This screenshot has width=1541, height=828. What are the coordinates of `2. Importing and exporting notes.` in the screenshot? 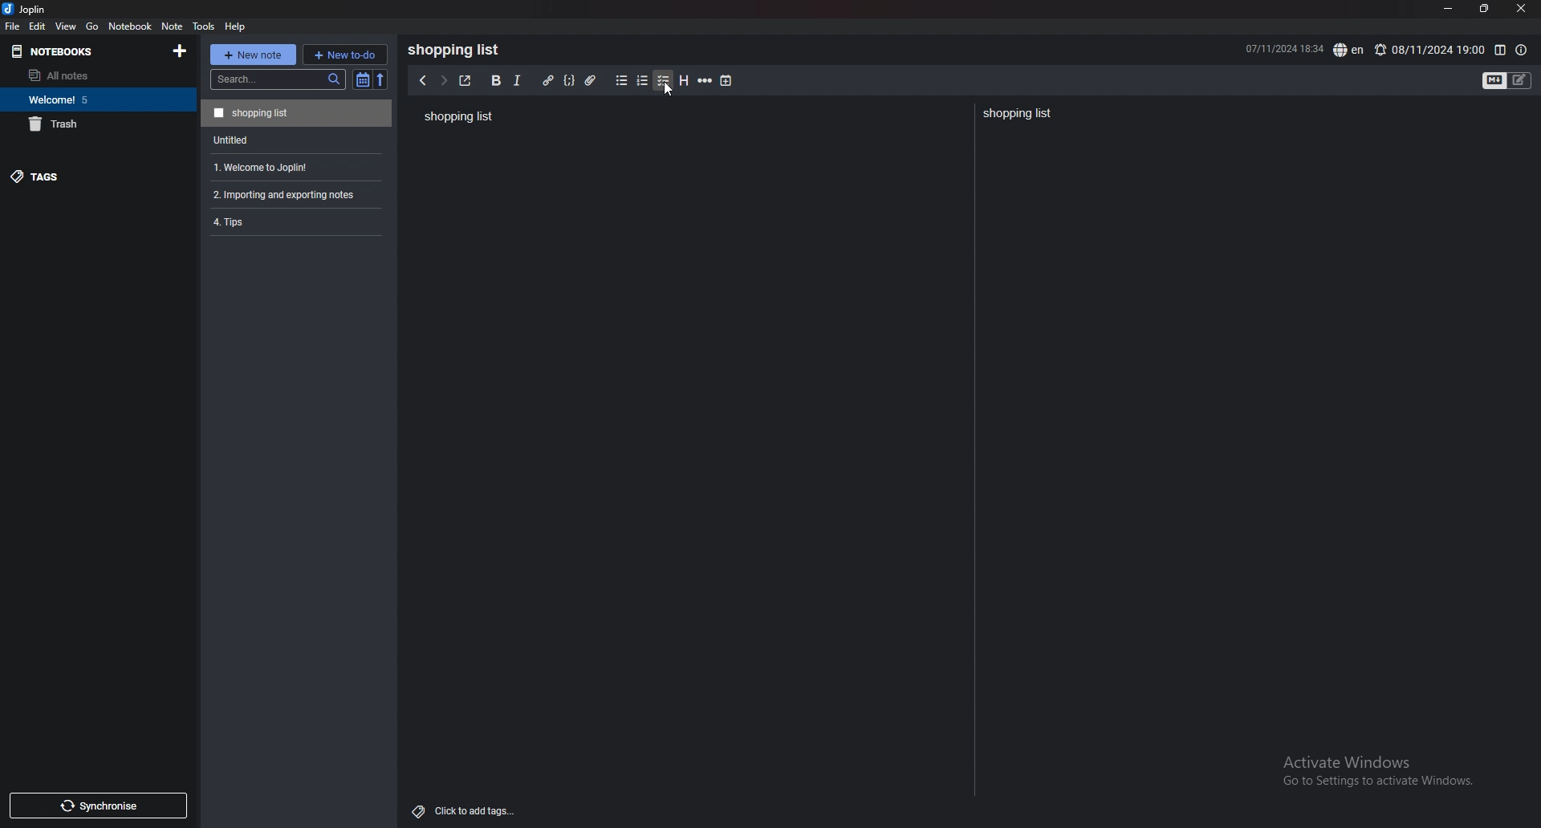 It's located at (295, 193).